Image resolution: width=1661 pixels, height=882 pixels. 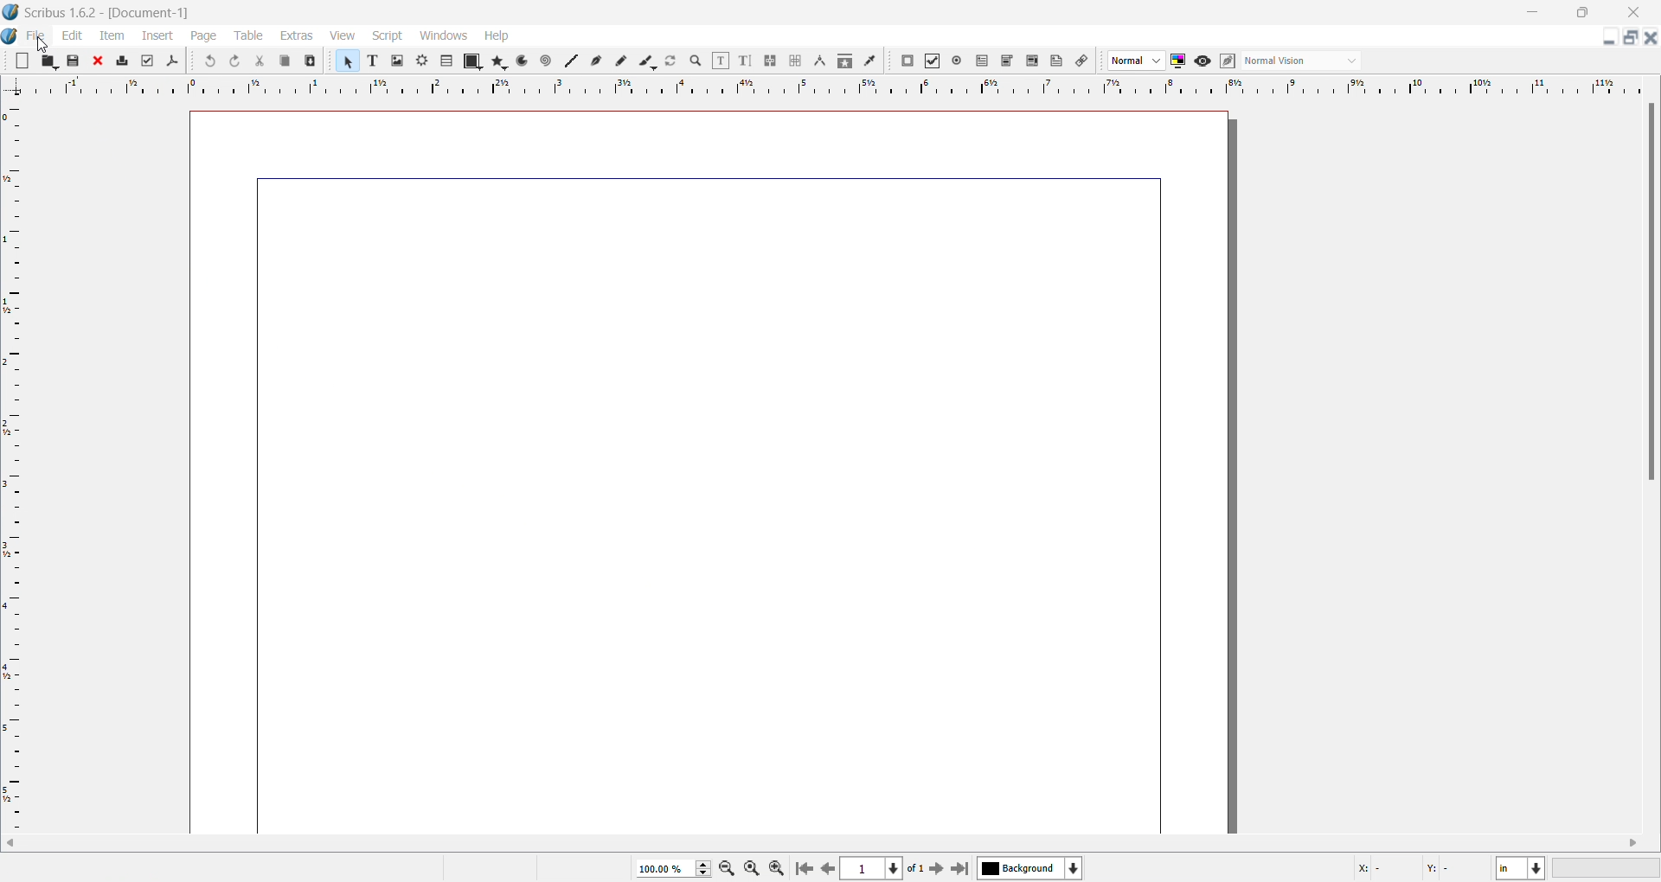 I want to click on icon, so click(x=125, y=61).